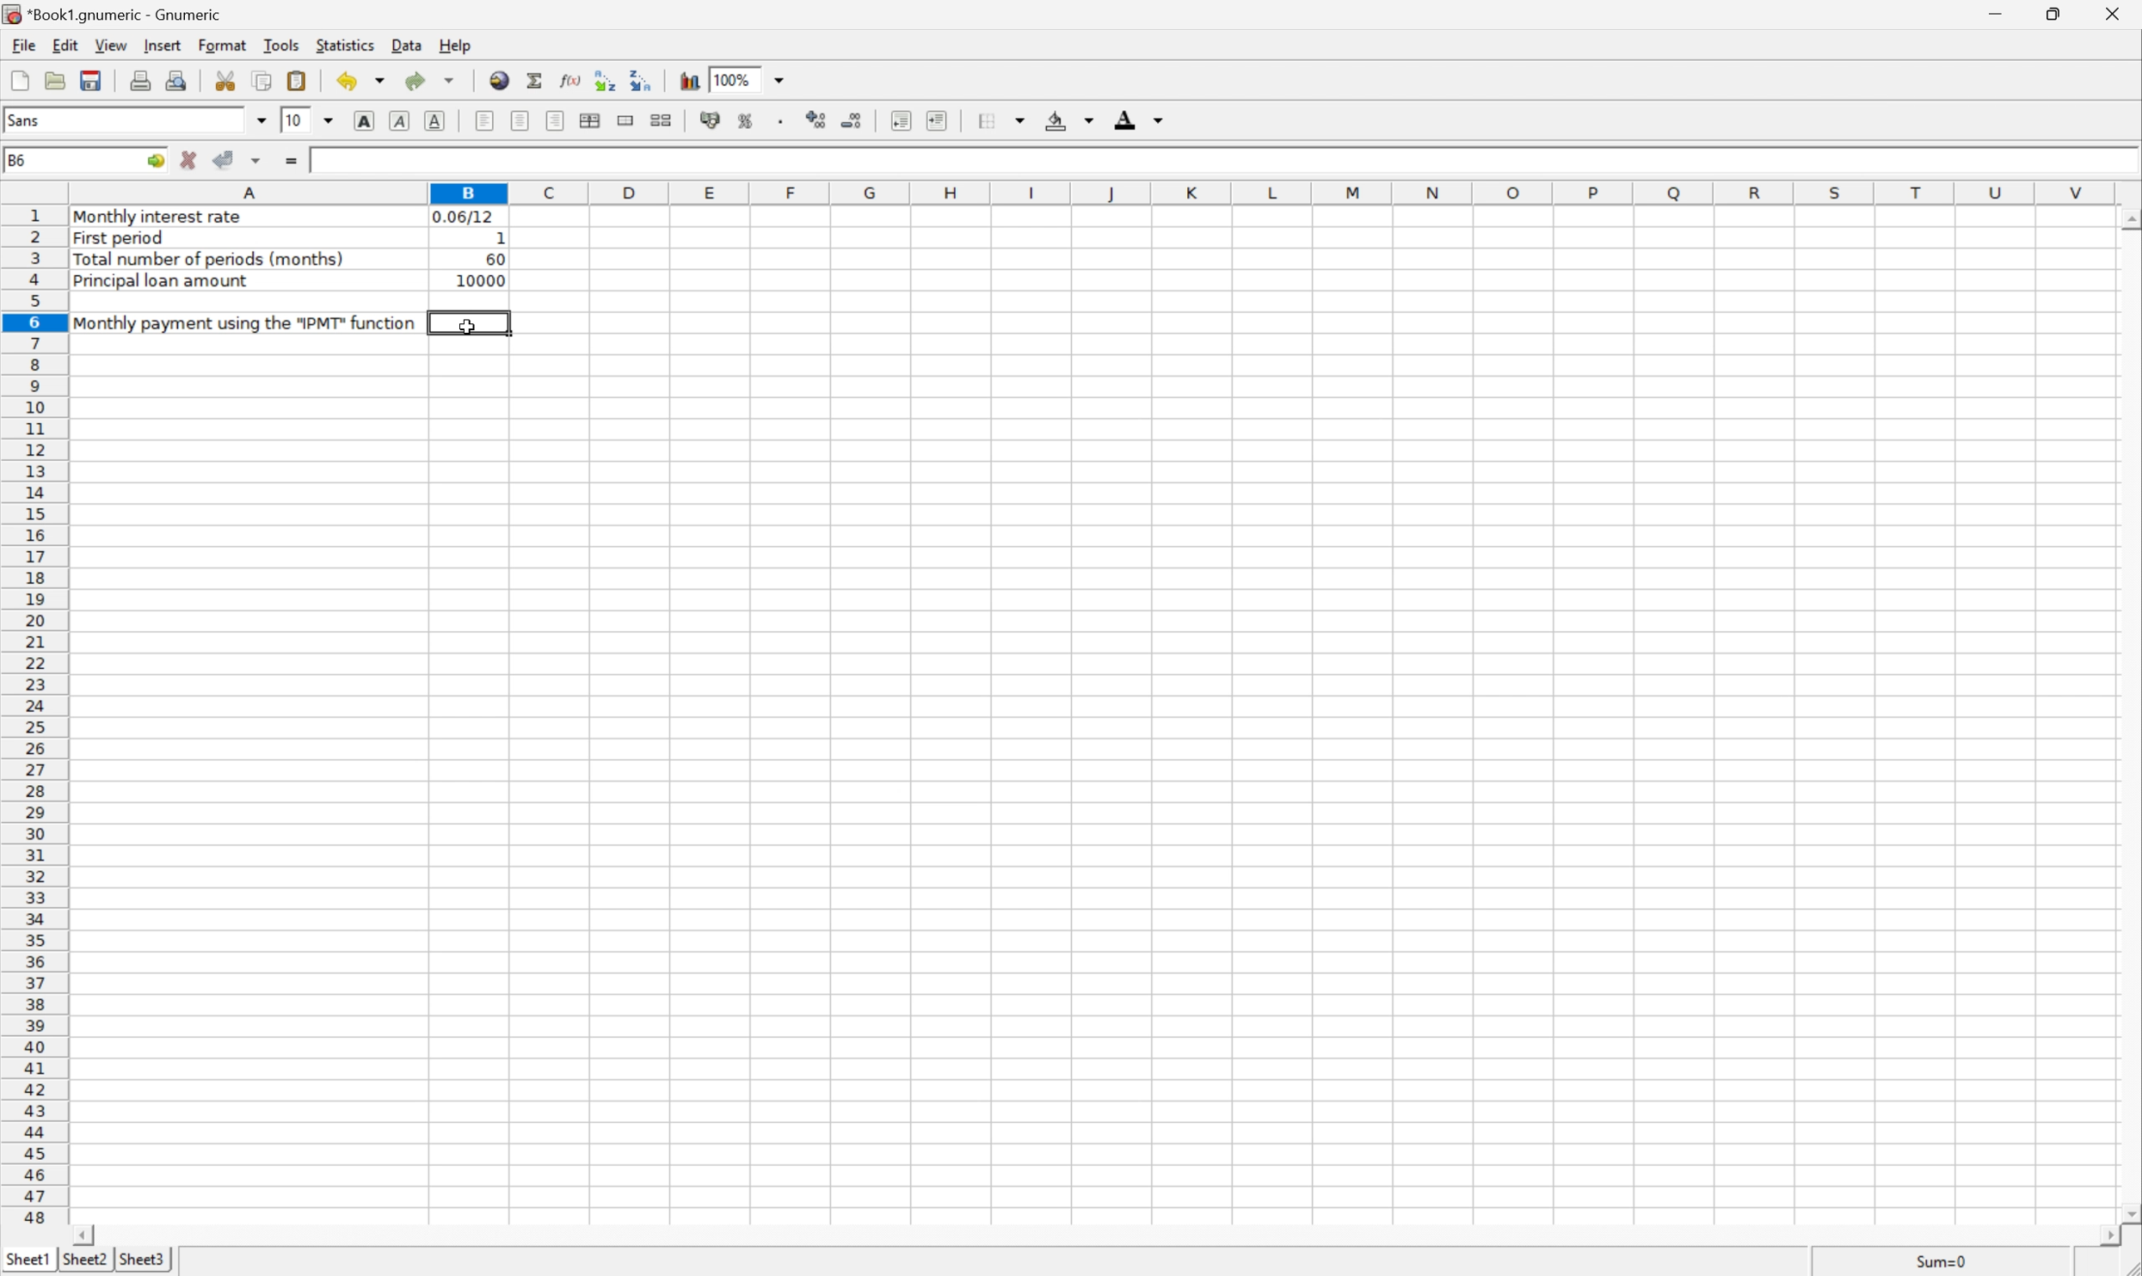 The image size is (2142, 1276). What do you see at coordinates (125, 237) in the screenshot?
I see `First period` at bounding box center [125, 237].